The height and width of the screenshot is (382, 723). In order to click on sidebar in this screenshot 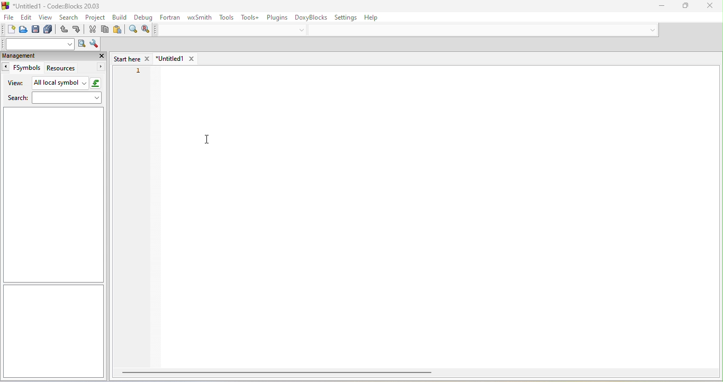, I will do `click(53, 331)`.